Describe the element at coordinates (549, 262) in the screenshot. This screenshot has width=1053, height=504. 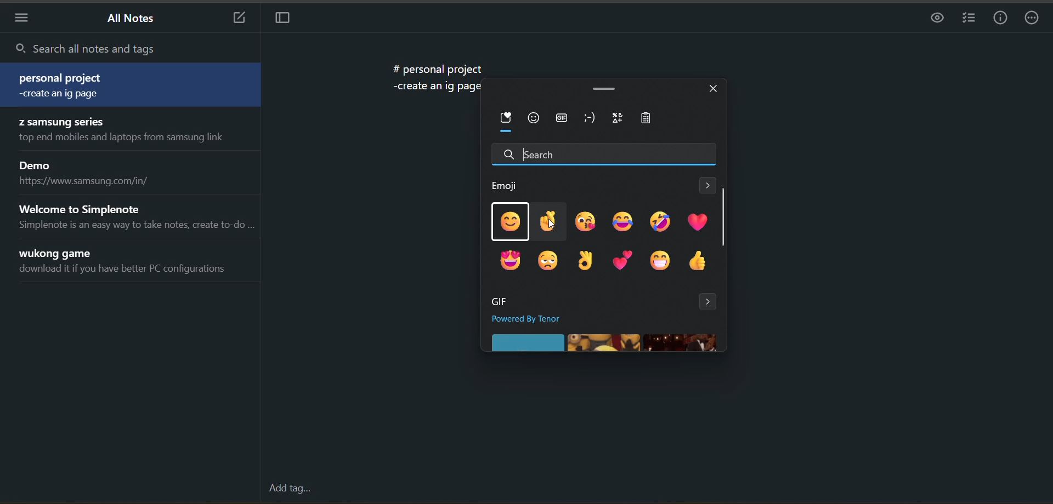
I see `emoji 8` at that location.